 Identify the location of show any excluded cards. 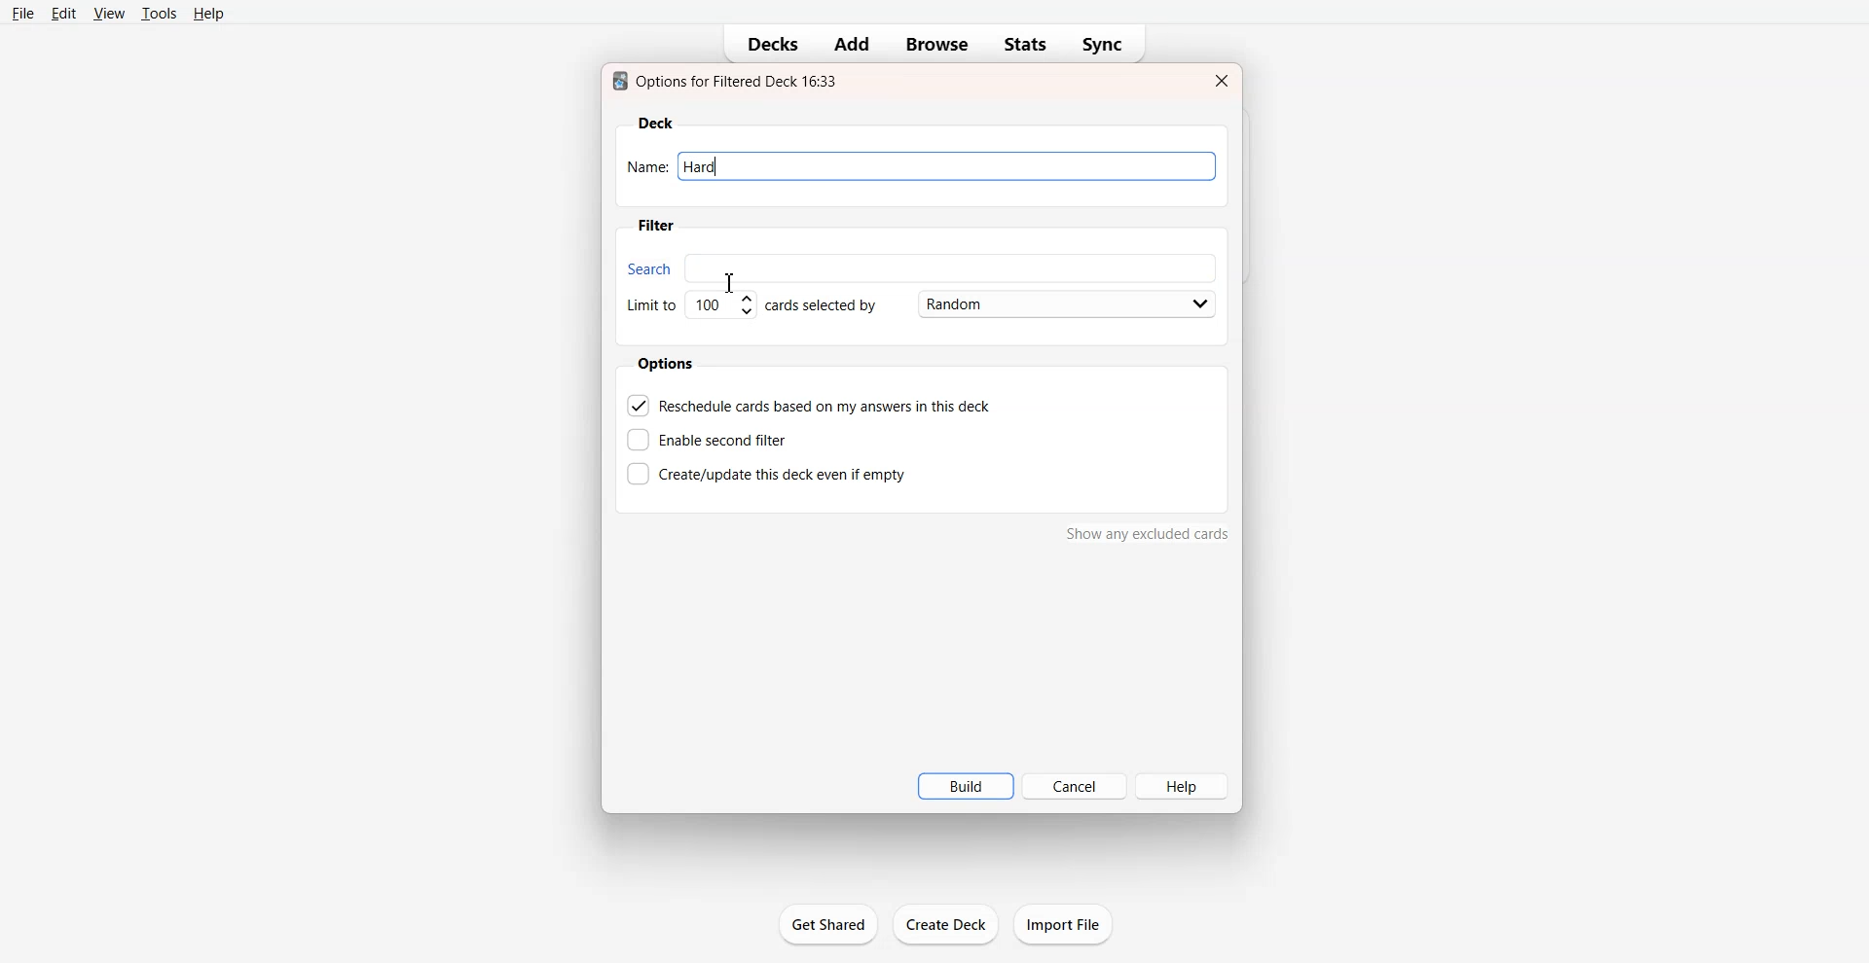
(1148, 538).